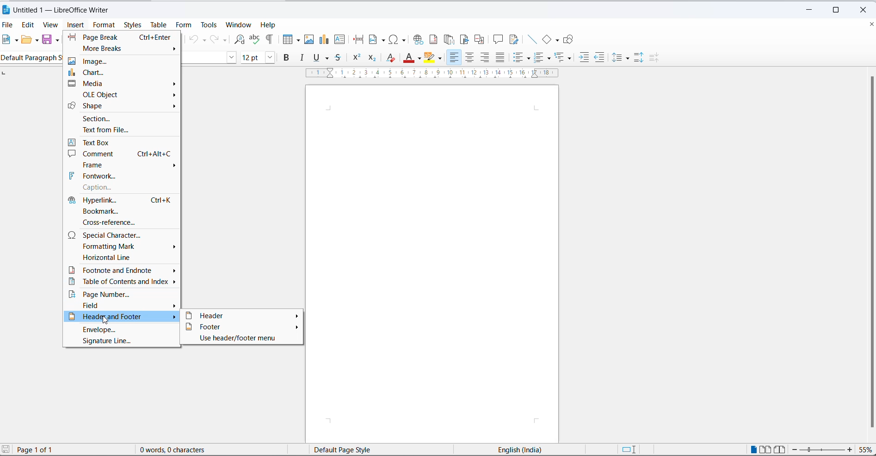  Describe the element at coordinates (77, 25) in the screenshot. I see `insert` at that location.